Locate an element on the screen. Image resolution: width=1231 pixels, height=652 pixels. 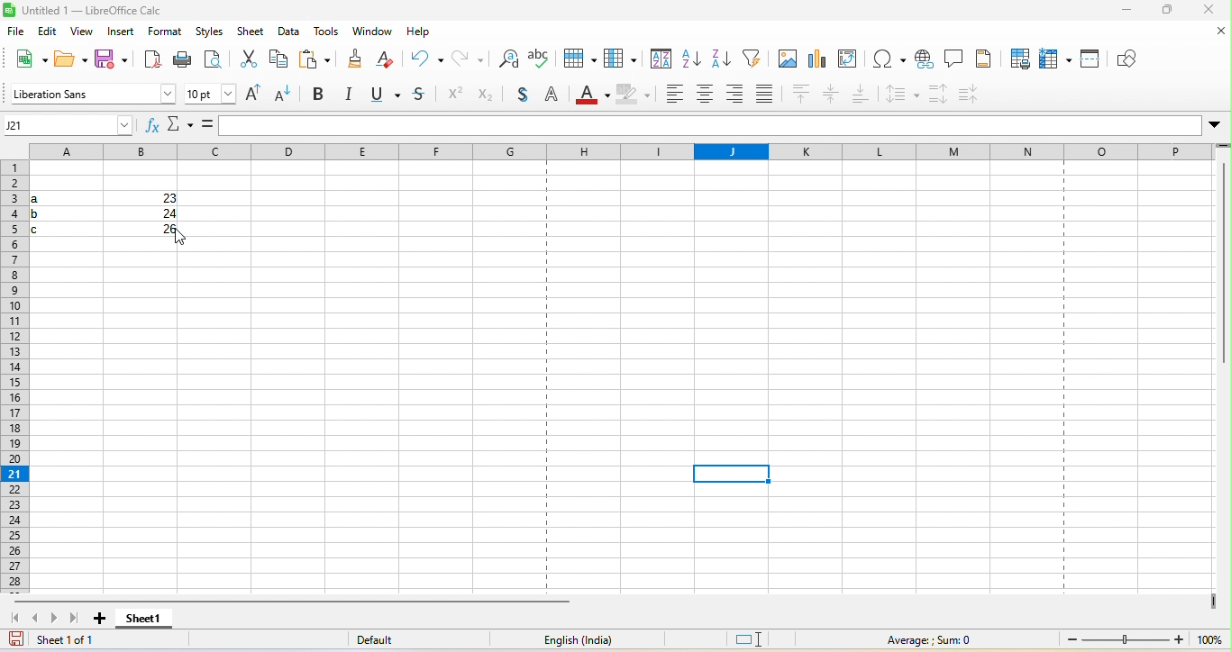
find and replace is located at coordinates (507, 59).